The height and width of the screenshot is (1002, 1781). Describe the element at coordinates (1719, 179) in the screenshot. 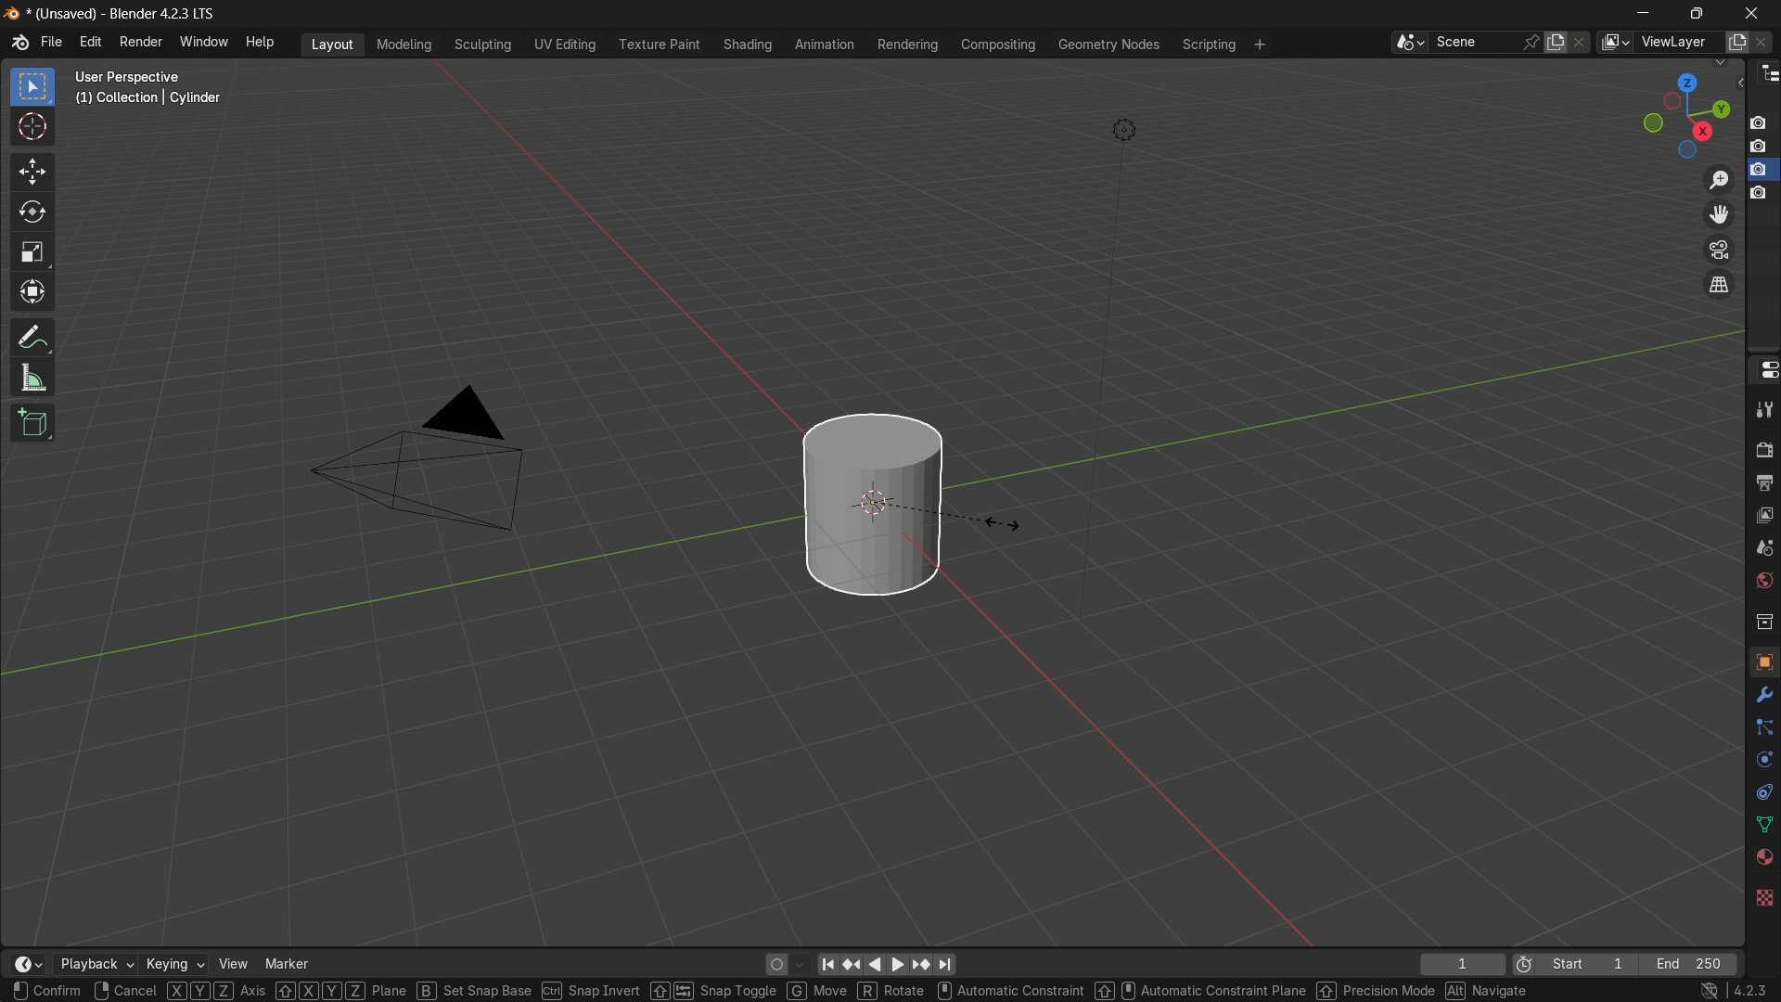

I see `zoom in/out` at that location.